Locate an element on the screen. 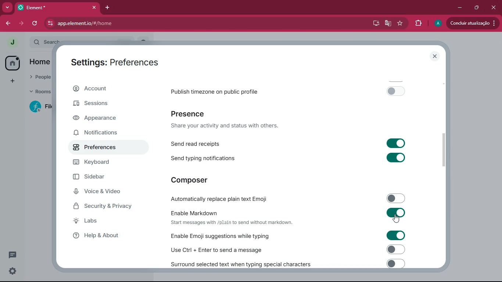 This screenshot has height=282, width=502. comments is located at coordinates (11, 255).